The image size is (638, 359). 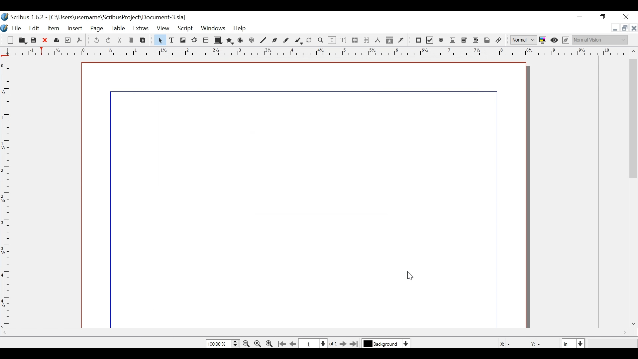 What do you see at coordinates (332, 40) in the screenshot?
I see `Edit contents of frame ` at bounding box center [332, 40].